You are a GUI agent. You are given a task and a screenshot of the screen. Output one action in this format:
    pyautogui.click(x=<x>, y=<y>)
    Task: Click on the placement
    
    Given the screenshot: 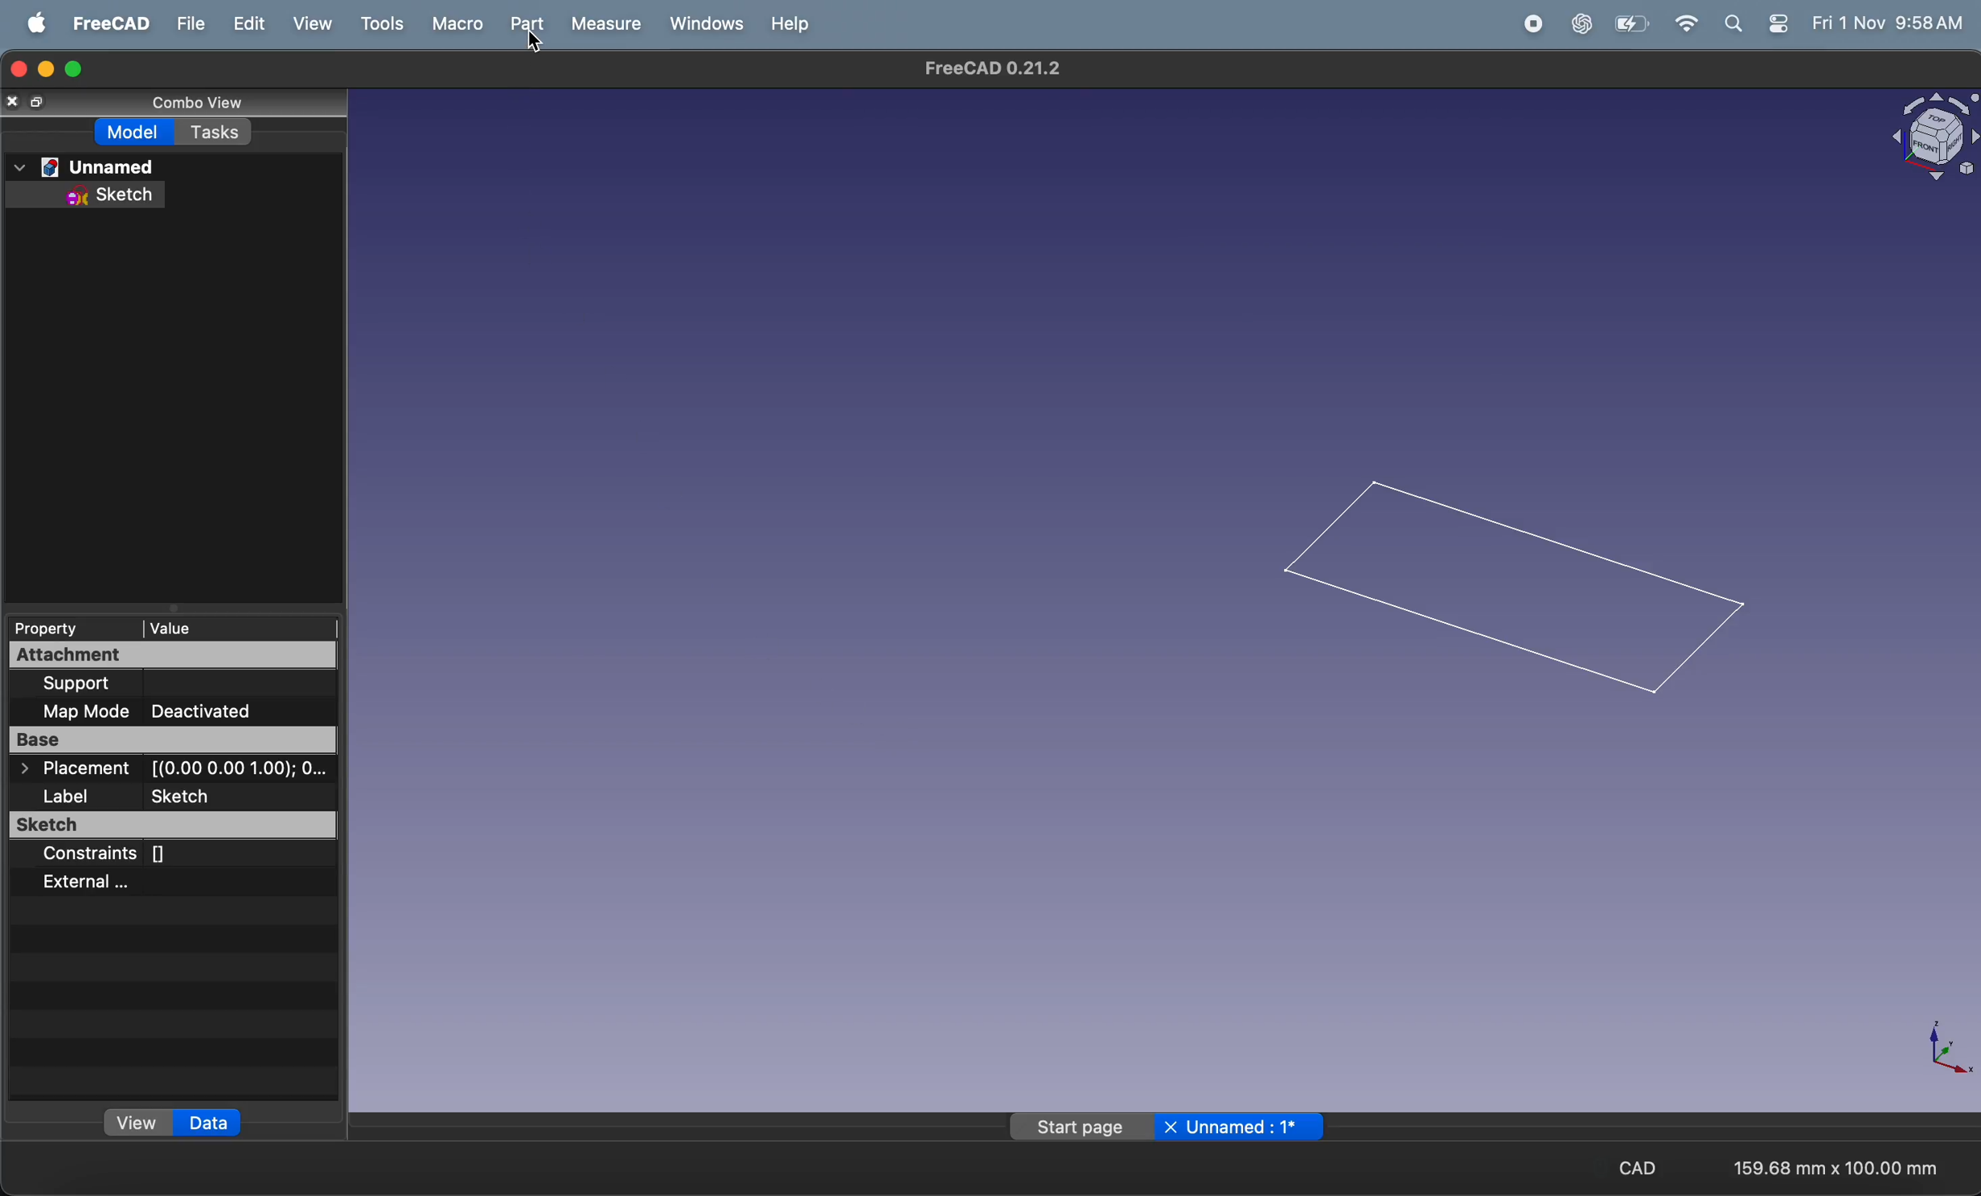 What is the action you would take?
    pyautogui.click(x=167, y=768)
    